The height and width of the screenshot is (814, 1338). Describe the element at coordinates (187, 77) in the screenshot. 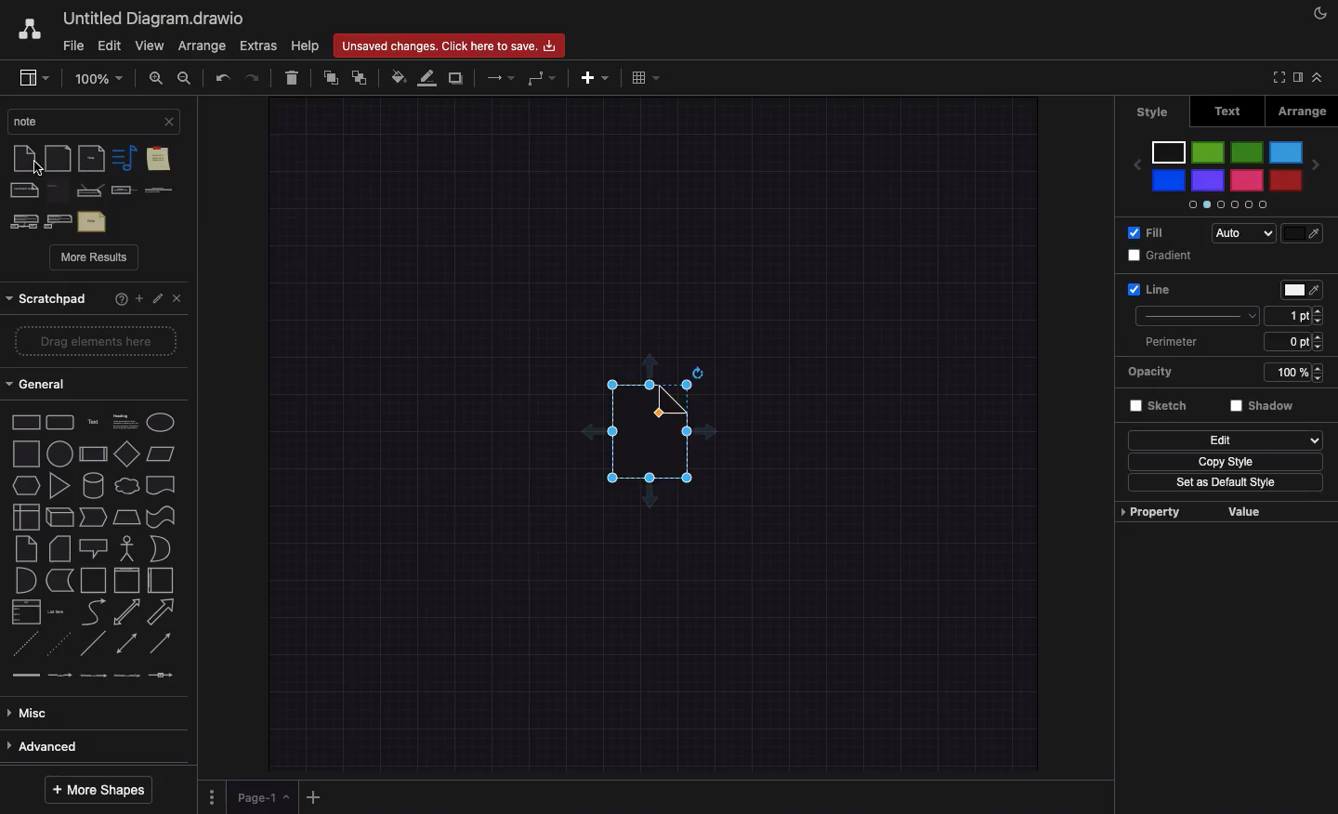

I see `Zoom out` at that location.